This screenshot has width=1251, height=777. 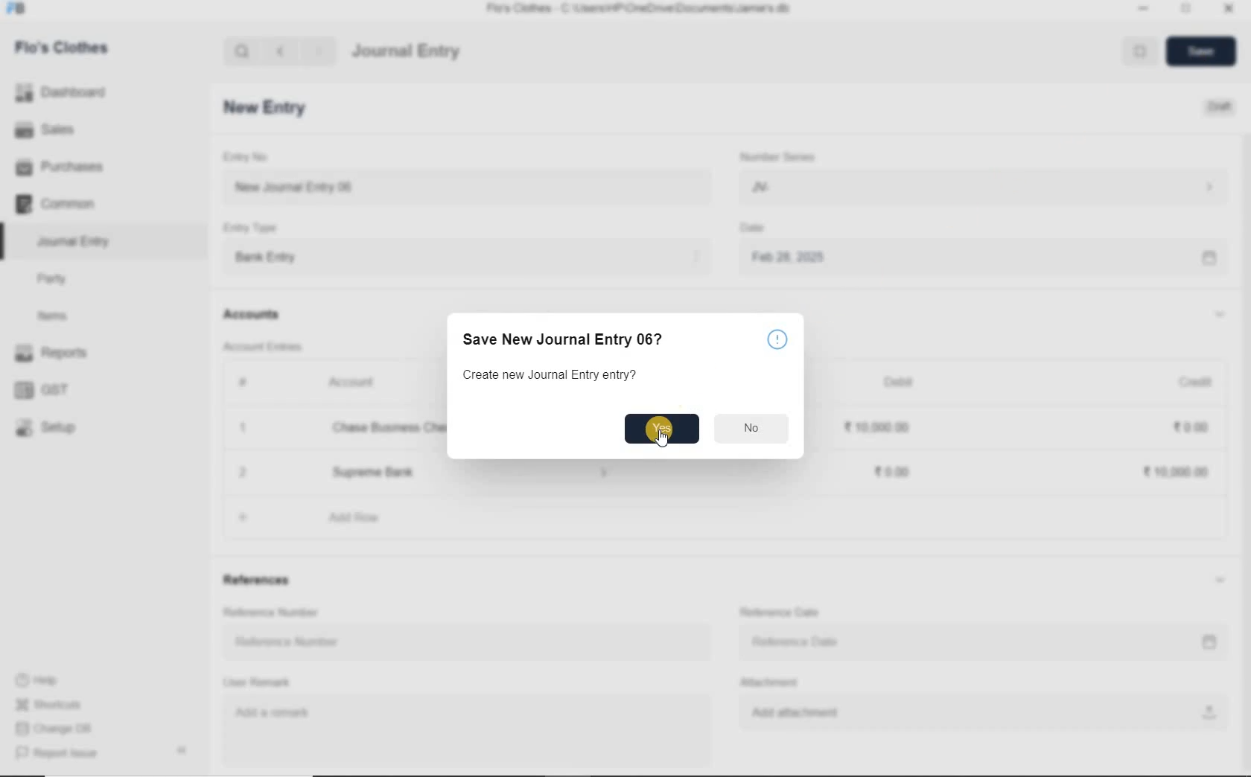 I want to click on Save New Journal Entry 06?, so click(x=561, y=340).